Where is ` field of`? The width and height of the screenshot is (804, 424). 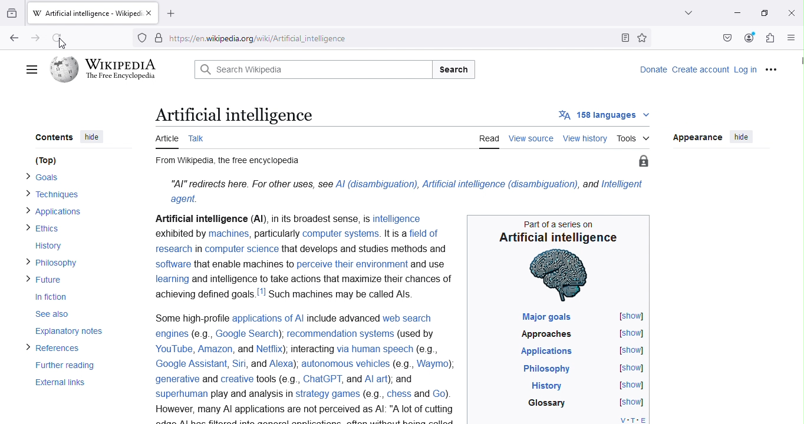  field of is located at coordinates (426, 235).